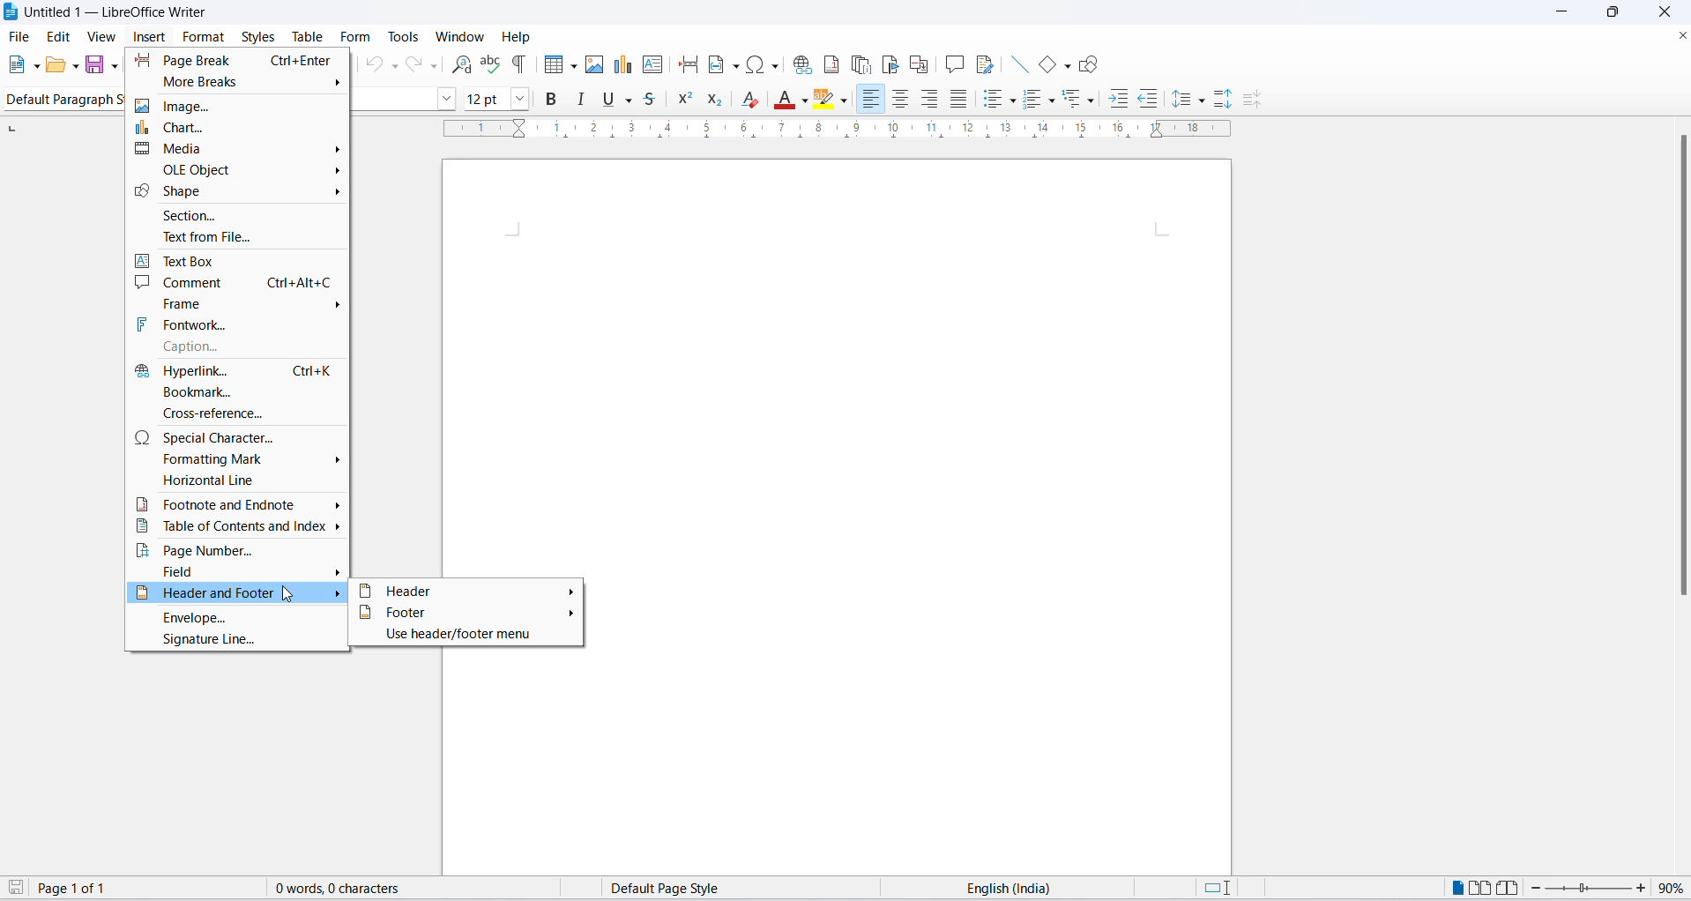 The image size is (1691, 901). What do you see at coordinates (549, 65) in the screenshot?
I see `insert grid` at bounding box center [549, 65].